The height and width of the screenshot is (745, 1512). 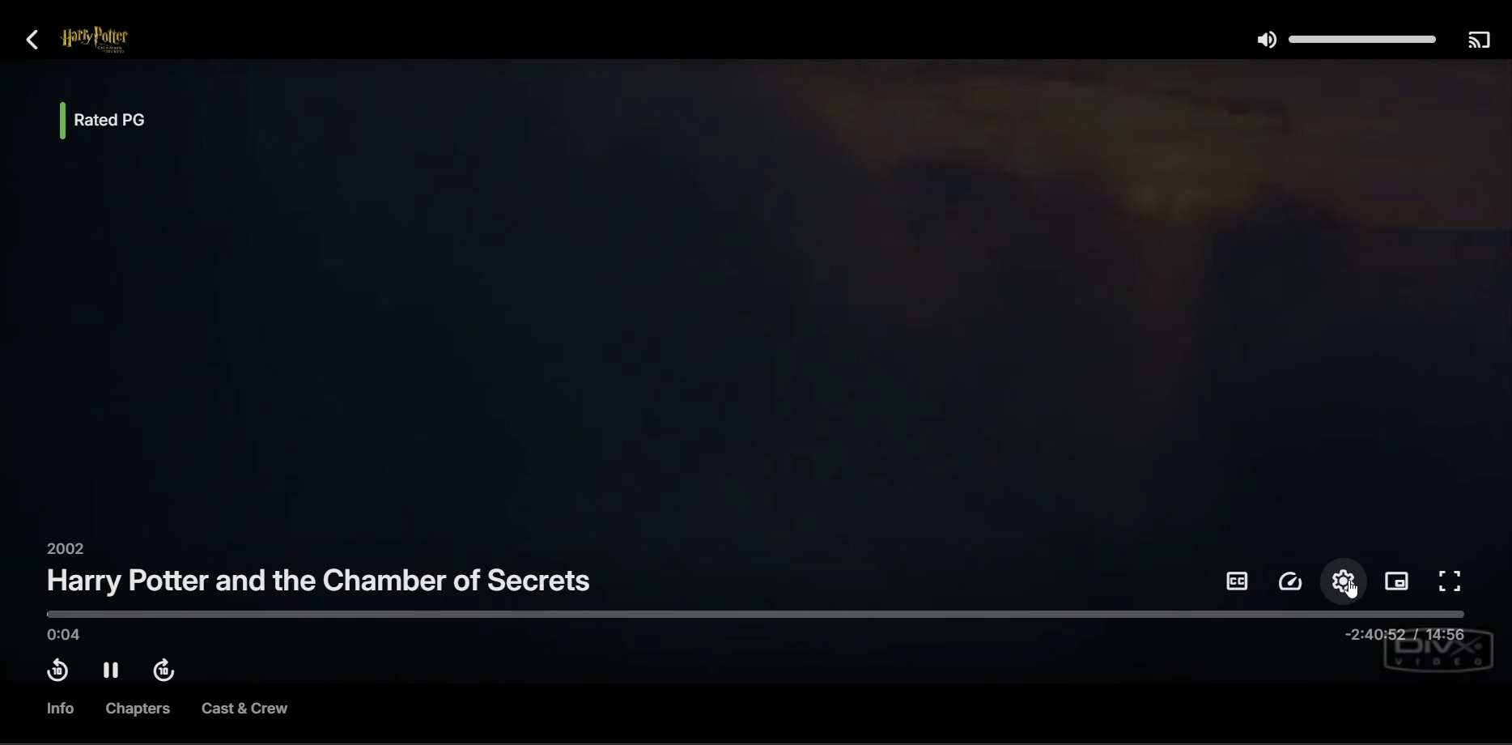 I want to click on Play/Pause, so click(x=113, y=671).